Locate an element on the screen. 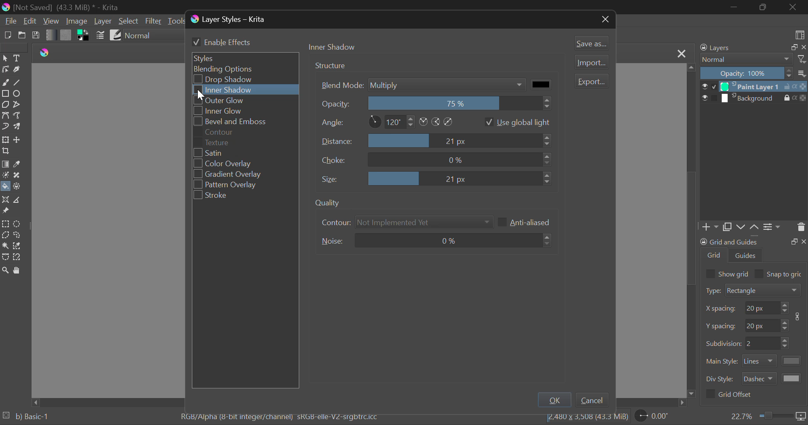 The width and height of the screenshot is (808, 425). Blend Mode Multiply Selected is located at coordinates (437, 83).